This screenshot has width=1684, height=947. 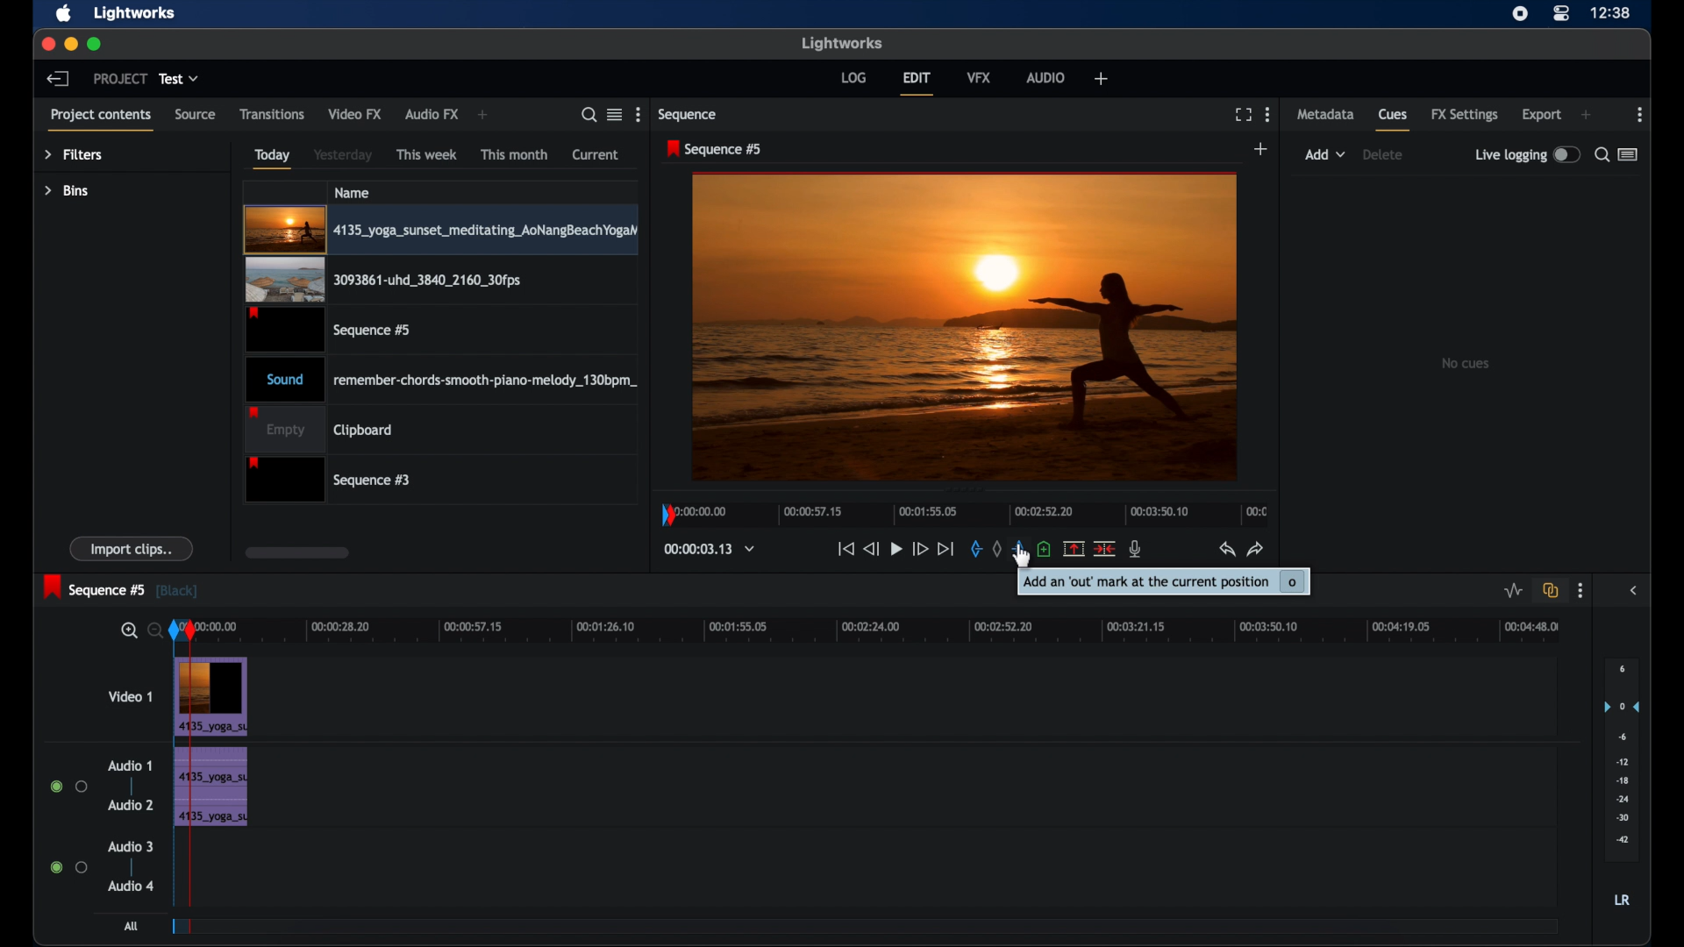 I want to click on audio clip, so click(x=210, y=765).